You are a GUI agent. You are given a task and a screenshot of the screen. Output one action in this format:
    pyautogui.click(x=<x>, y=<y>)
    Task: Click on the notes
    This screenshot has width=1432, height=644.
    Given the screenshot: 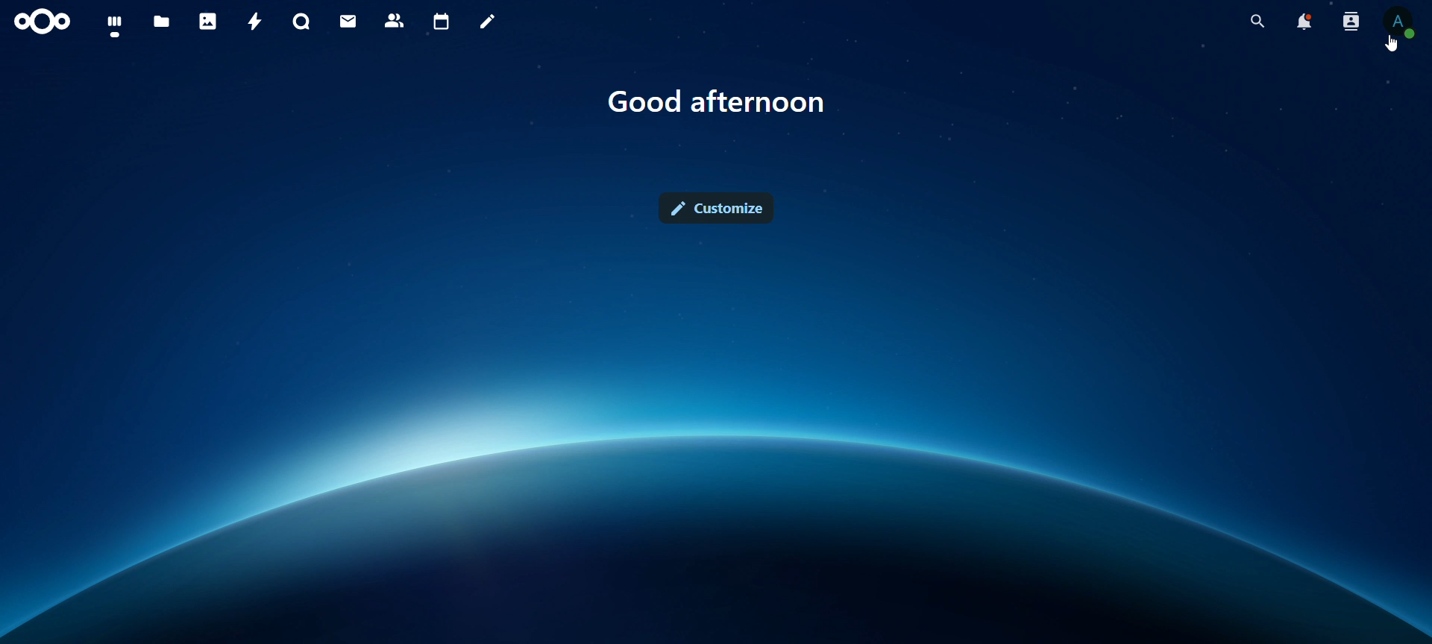 What is the action you would take?
    pyautogui.click(x=487, y=22)
    